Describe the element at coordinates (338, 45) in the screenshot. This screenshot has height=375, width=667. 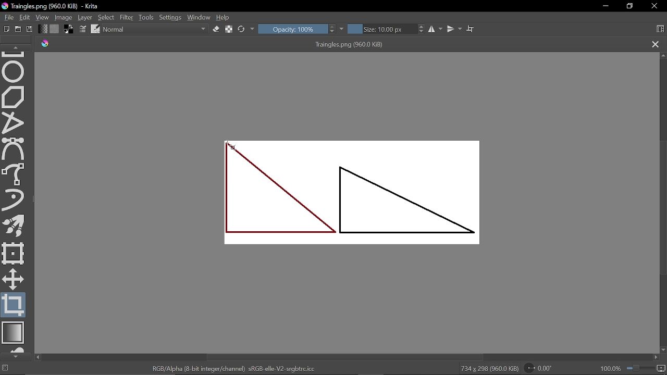
I see `Traingles.png (960.0 KiB)` at that location.